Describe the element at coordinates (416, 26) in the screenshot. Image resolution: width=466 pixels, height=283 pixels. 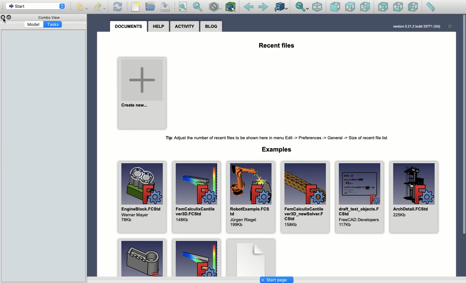
I see `version 0.21.2 build 33771 (Git)` at that location.